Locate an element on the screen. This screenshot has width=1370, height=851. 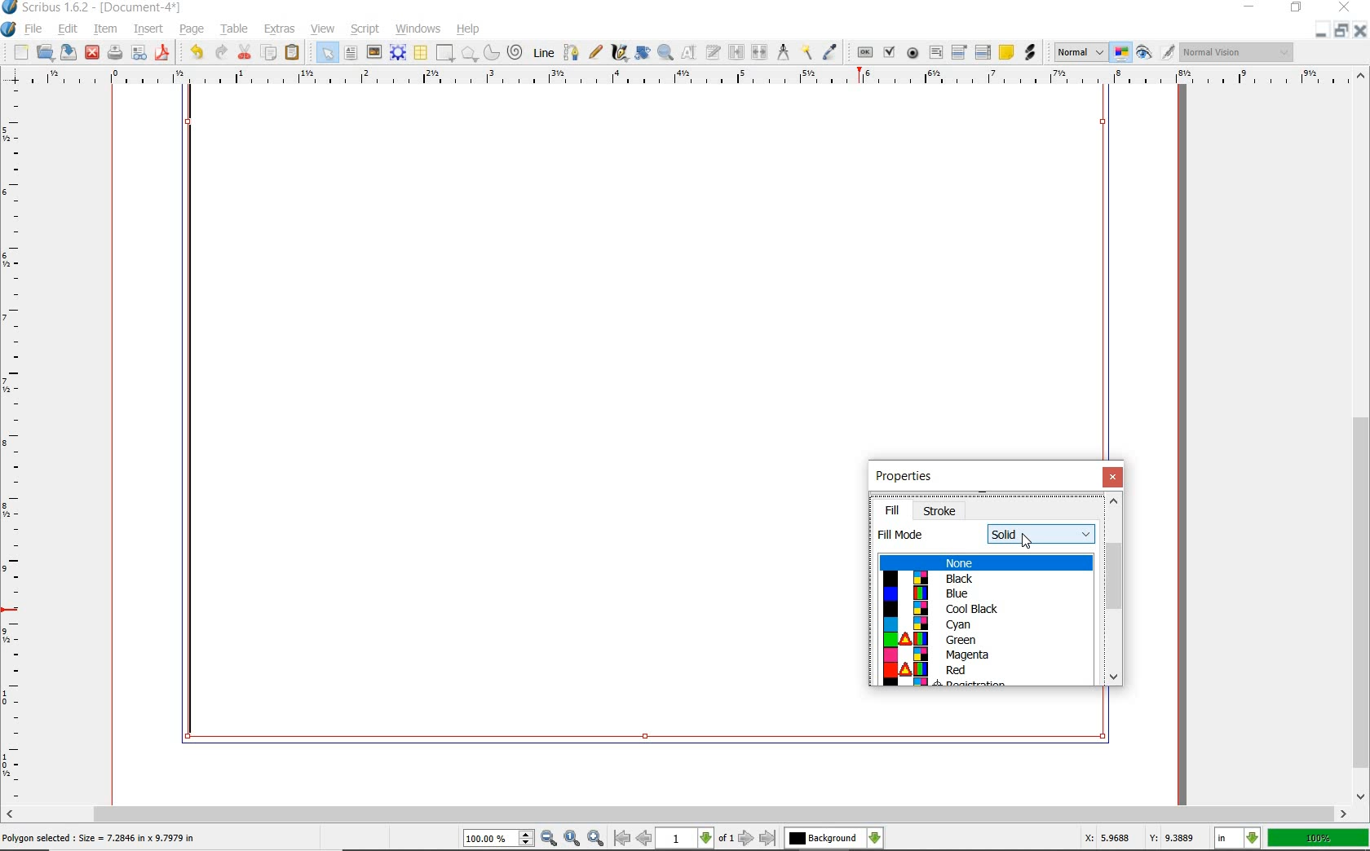
edit text with story editor is located at coordinates (712, 53).